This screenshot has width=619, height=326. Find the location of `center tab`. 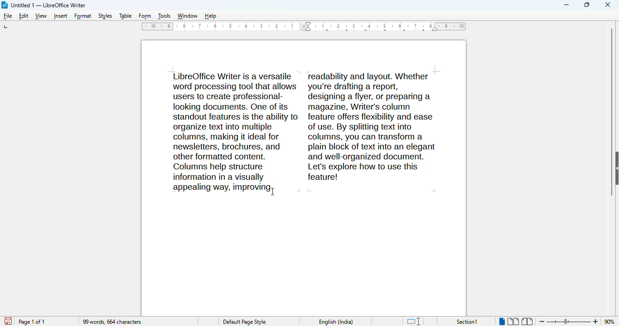

center tab is located at coordinates (424, 31).